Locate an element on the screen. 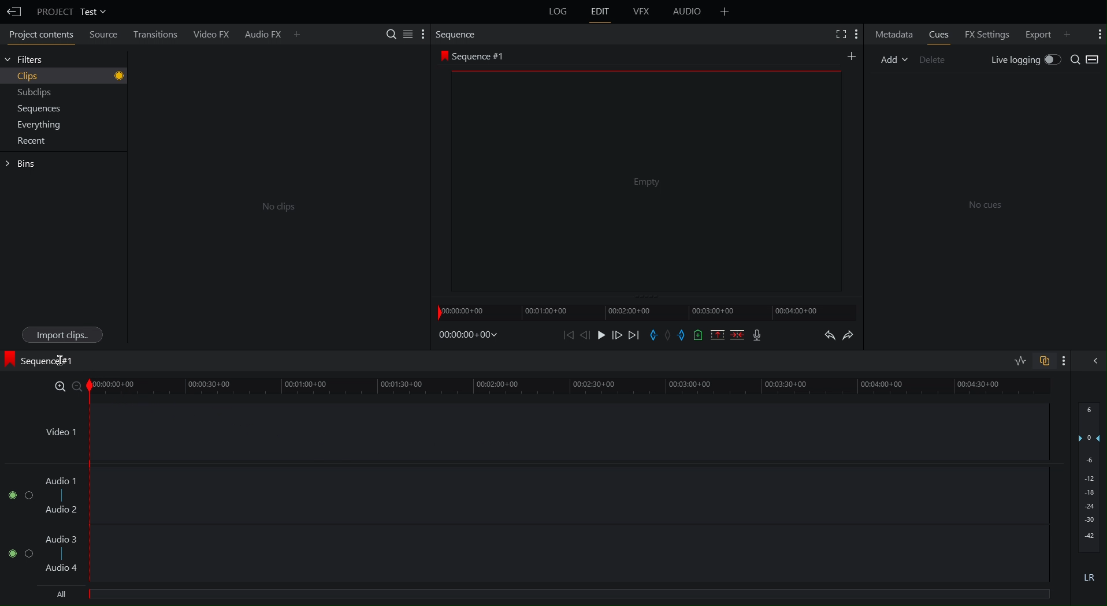 The width and height of the screenshot is (1107, 606). Audio FX is located at coordinates (272, 32).